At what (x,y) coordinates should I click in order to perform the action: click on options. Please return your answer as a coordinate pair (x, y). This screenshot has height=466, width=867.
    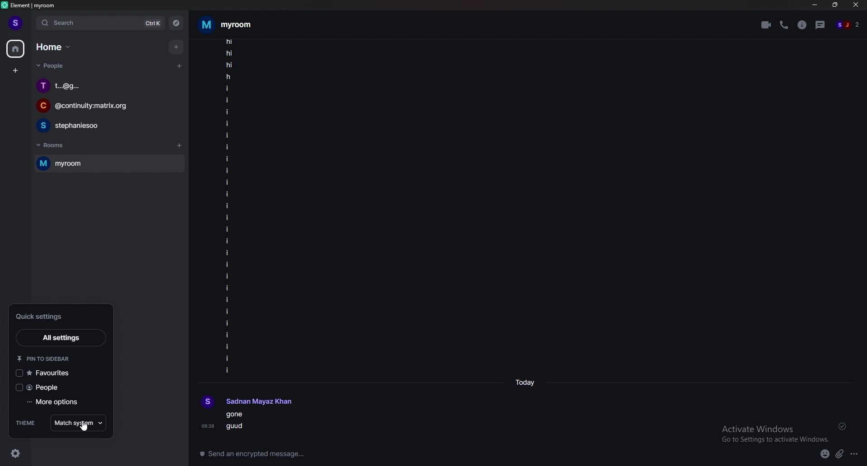
    Looking at the image, I should click on (855, 454).